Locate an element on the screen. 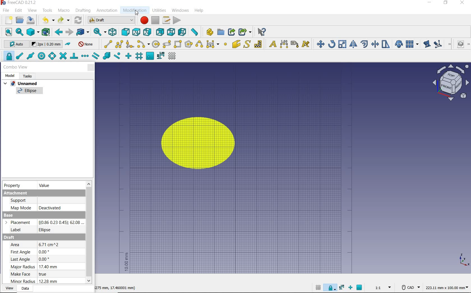 The image size is (471, 293). switch between workbenches is located at coordinates (110, 20).